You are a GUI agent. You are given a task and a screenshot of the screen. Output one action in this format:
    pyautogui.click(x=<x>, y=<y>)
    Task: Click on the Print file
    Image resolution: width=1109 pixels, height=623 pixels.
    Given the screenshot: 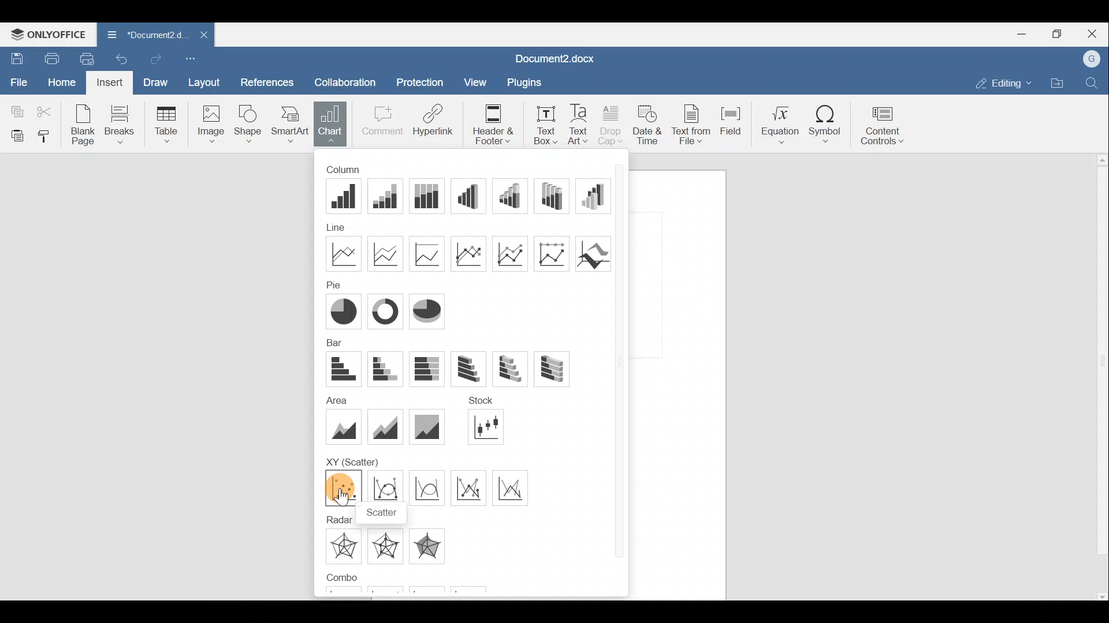 What is the action you would take?
    pyautogui.click(x=49, y=58)
    